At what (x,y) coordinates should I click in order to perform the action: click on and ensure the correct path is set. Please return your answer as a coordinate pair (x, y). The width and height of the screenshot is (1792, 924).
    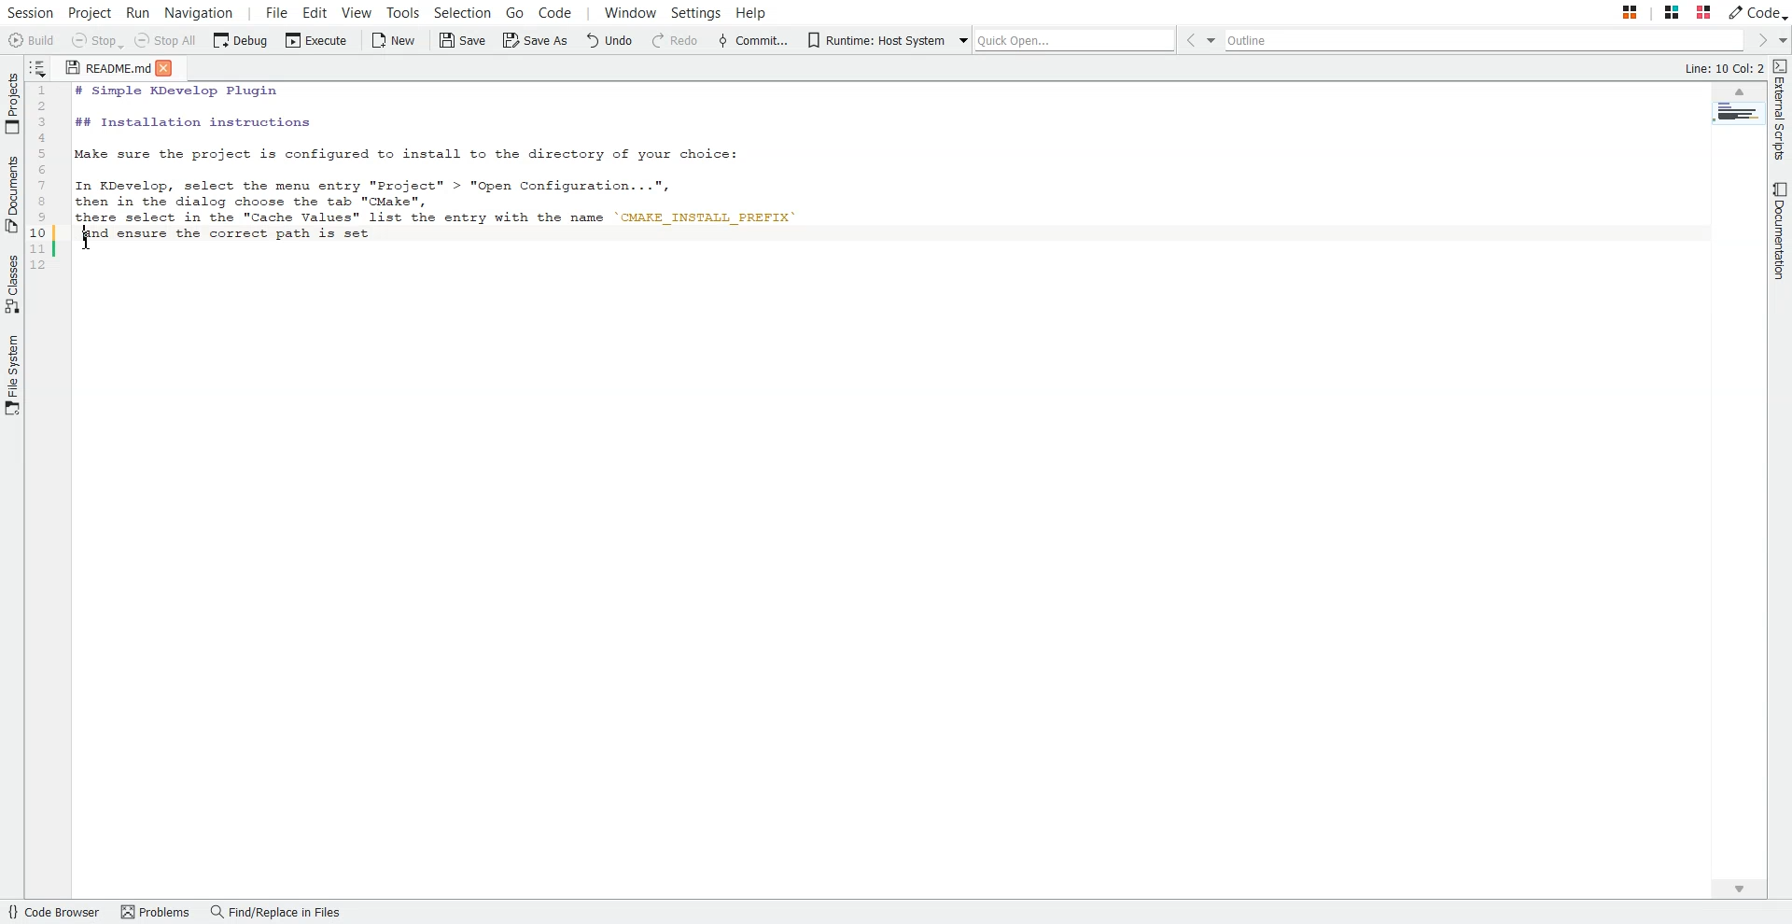
    Looking at the image, I should click on (215, 233).